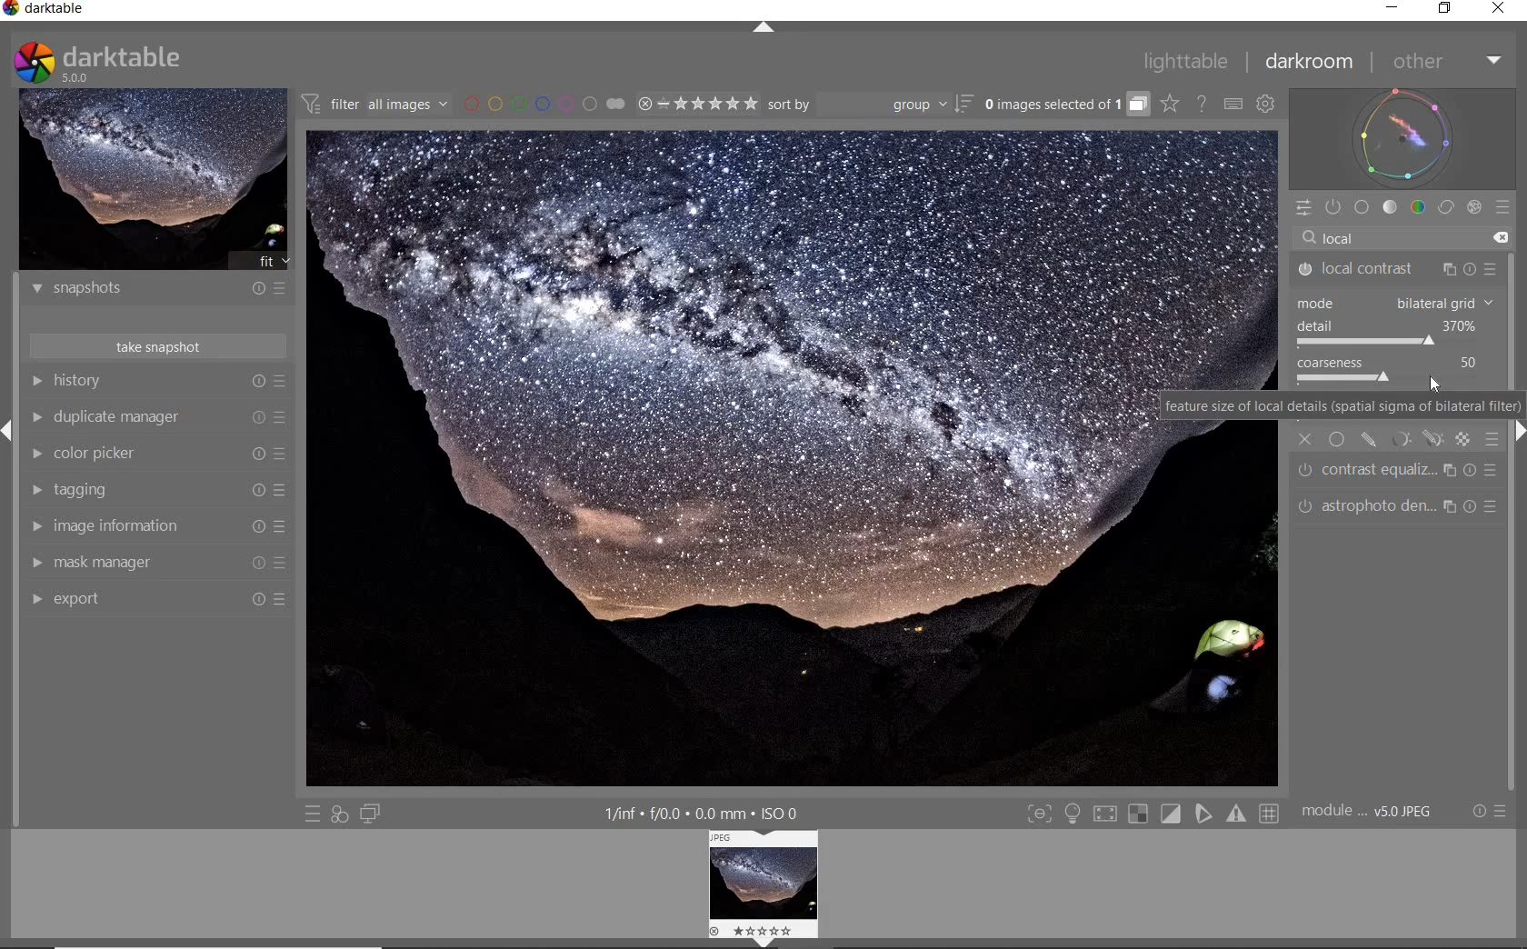 The width and height of the screenshot is (1527, 949). What do you see at coordinates (36, 564) in the screenshot?
I see `MASK MANAGER` at bounding box center [36, 564].